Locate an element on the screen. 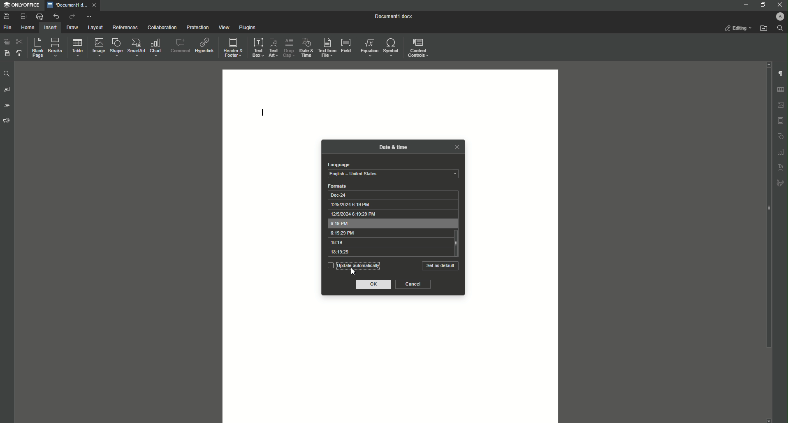 Image resolution: width=788 pixels, height=423 pixels. scroll up is located at coordinates (767, 64).